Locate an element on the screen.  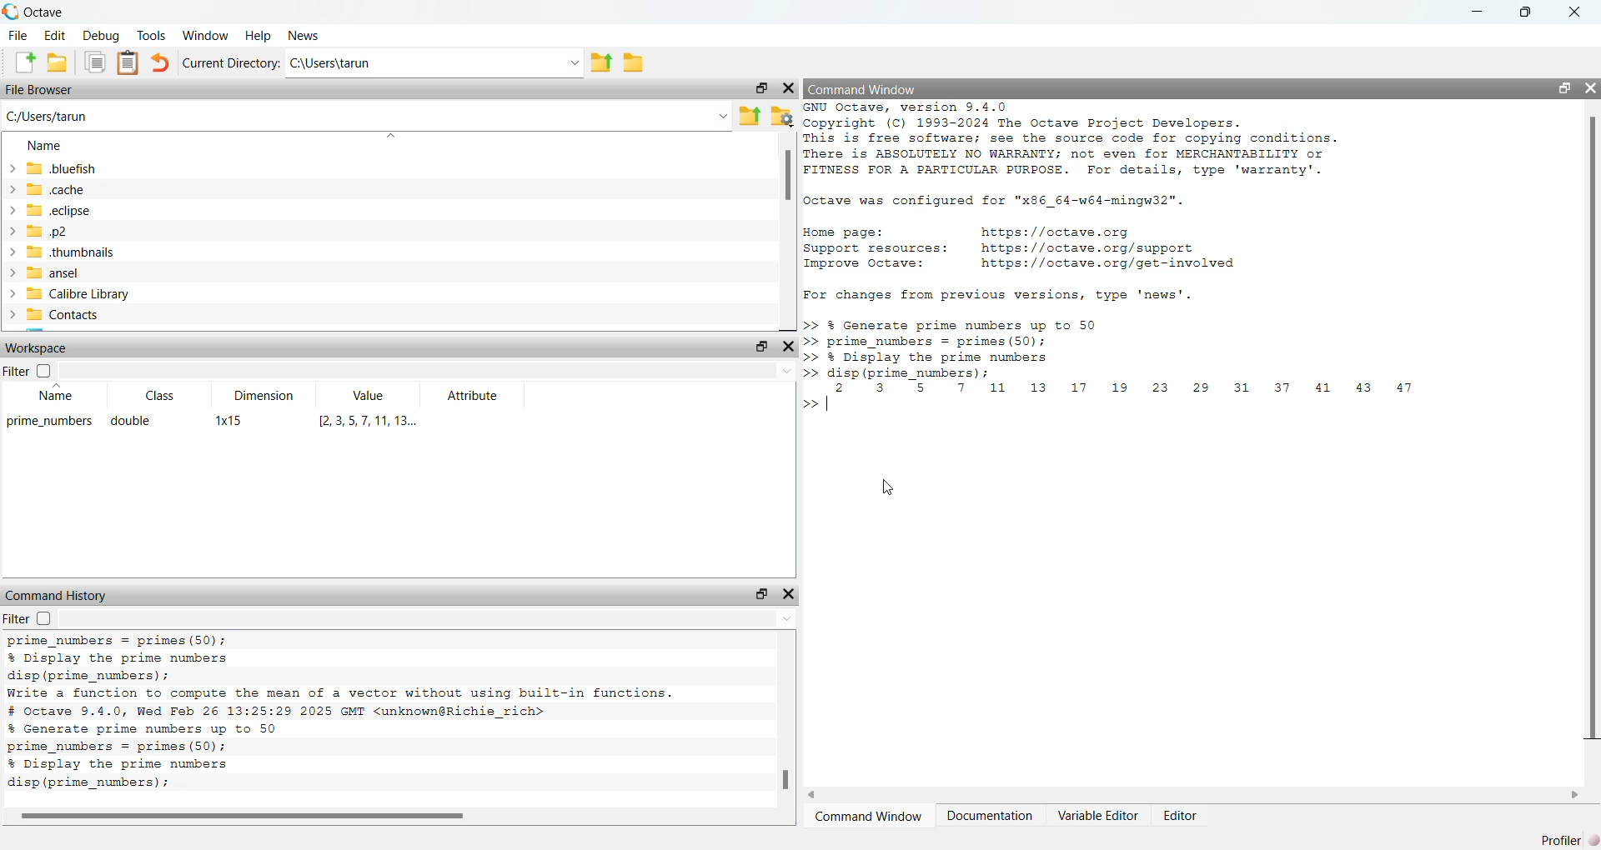
Drop-down  is located at coordinates (577, 63).